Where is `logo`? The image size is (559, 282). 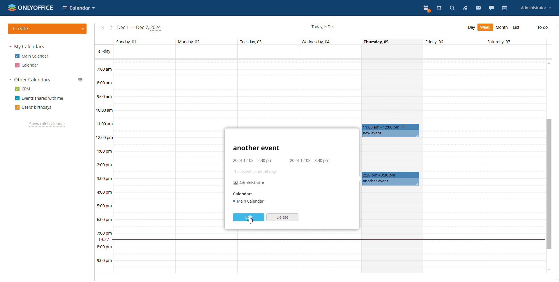
logo is located at coordinates (31, 8).